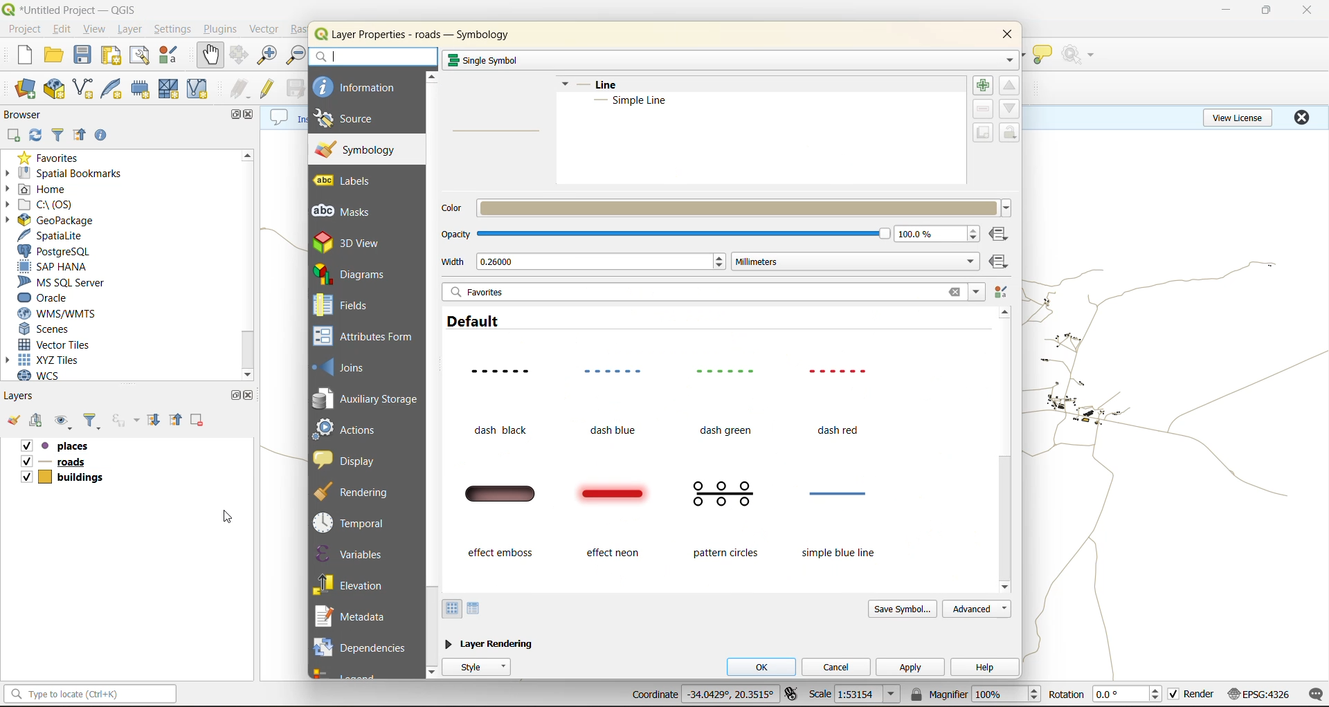 This screenshot has height=707, width=1329. Describe the element at coordinates (92, 422) in the screenshot. I see `filter` at that location.